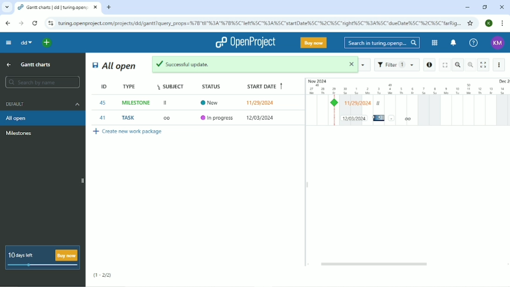 The image size is (510, 287). What do you see at coordinates (110, 7) in the screenshot?
I see `New tab` at bounding box center [110, 7].